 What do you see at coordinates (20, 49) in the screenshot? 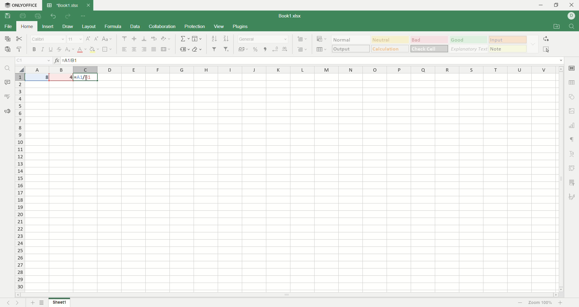
I see `paste` at bounding box center [20, 49].